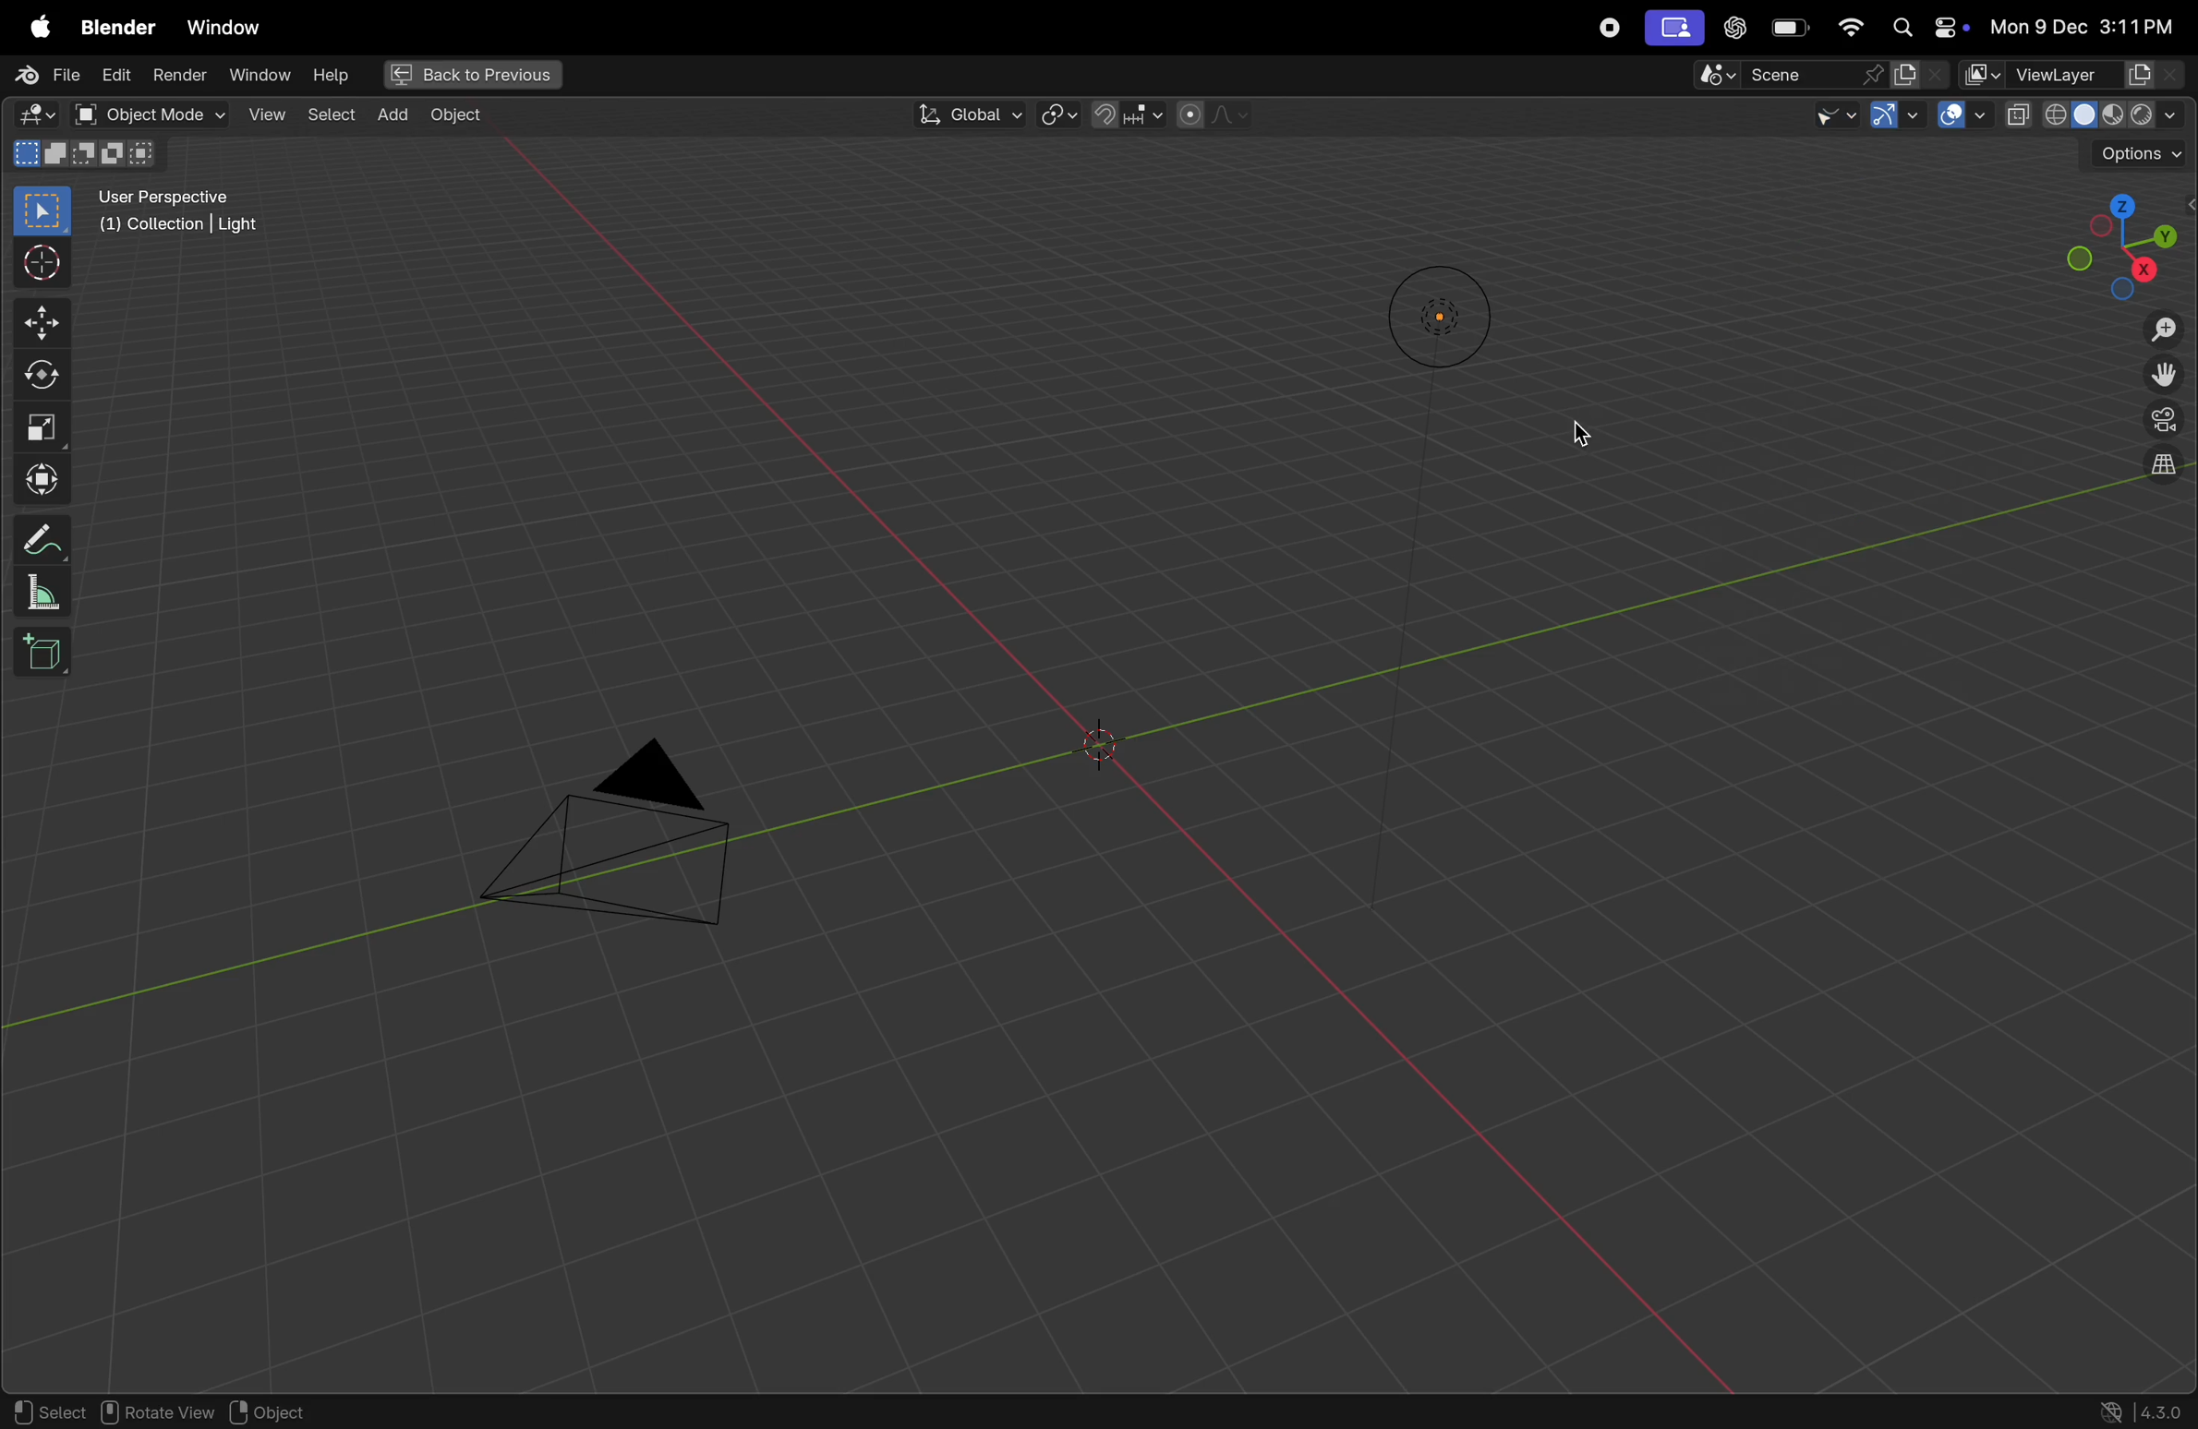 The height and width of the screenshot is (1429, 2198). What do you see at coordinates (328, 114) in the screenshot?
I see `select` at bounding box center [328, 114].